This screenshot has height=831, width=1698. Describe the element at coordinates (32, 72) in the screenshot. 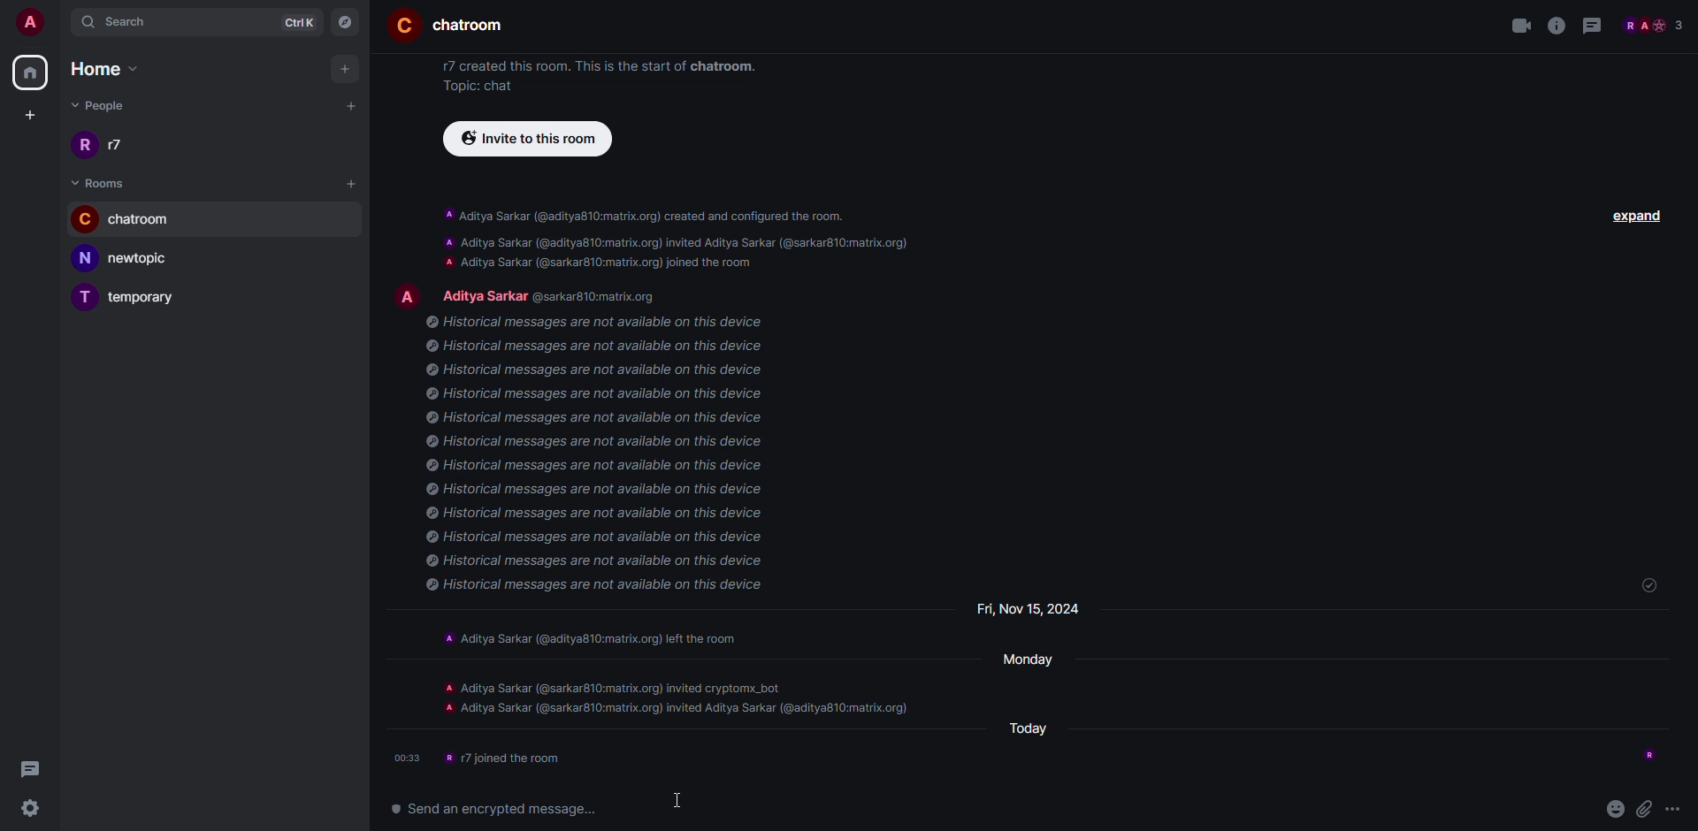

I see `home` at that location.